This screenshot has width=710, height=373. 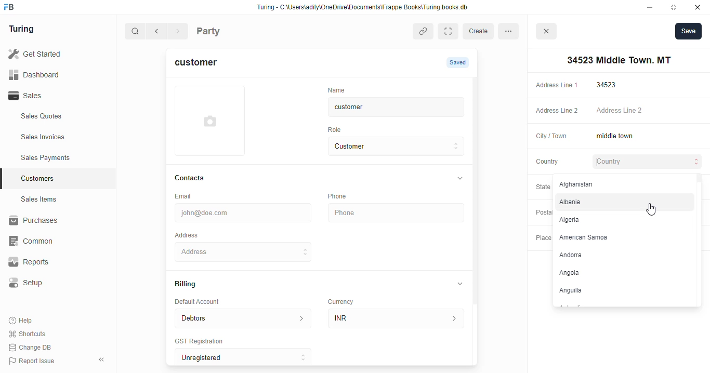 I want to click on ‘GST Registration, so click(x=203, y=342).